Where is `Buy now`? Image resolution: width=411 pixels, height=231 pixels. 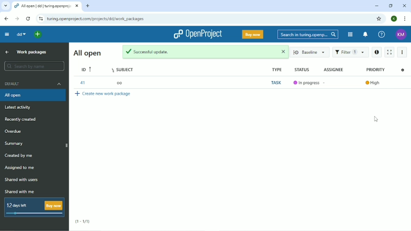 Buy now is located at coordinates (253, 34).